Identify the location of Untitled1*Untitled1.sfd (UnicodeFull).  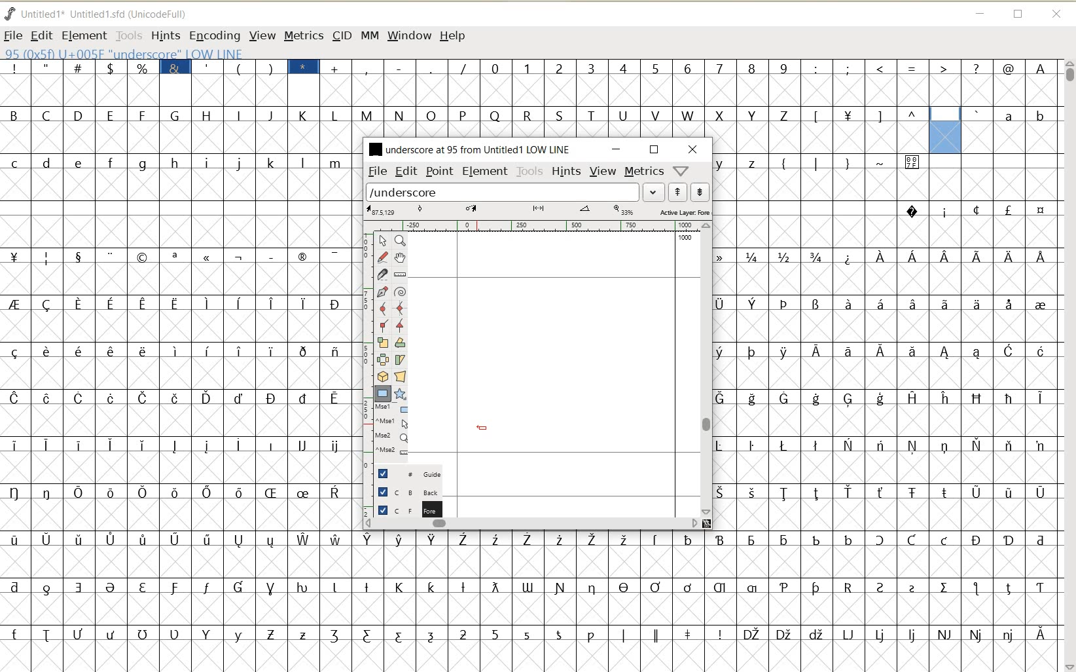
(107, 14).